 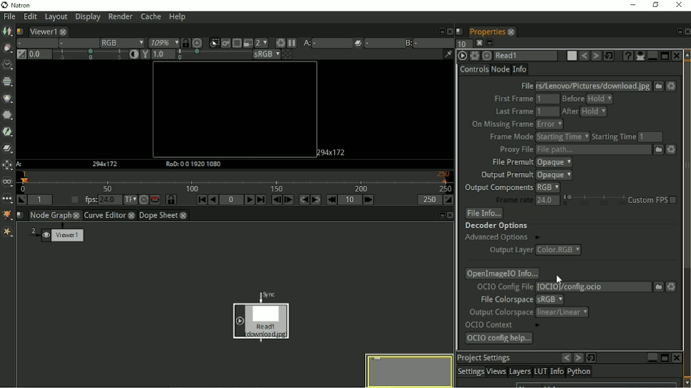 I want to click on Set playback out point, so click(x=448, y=199).